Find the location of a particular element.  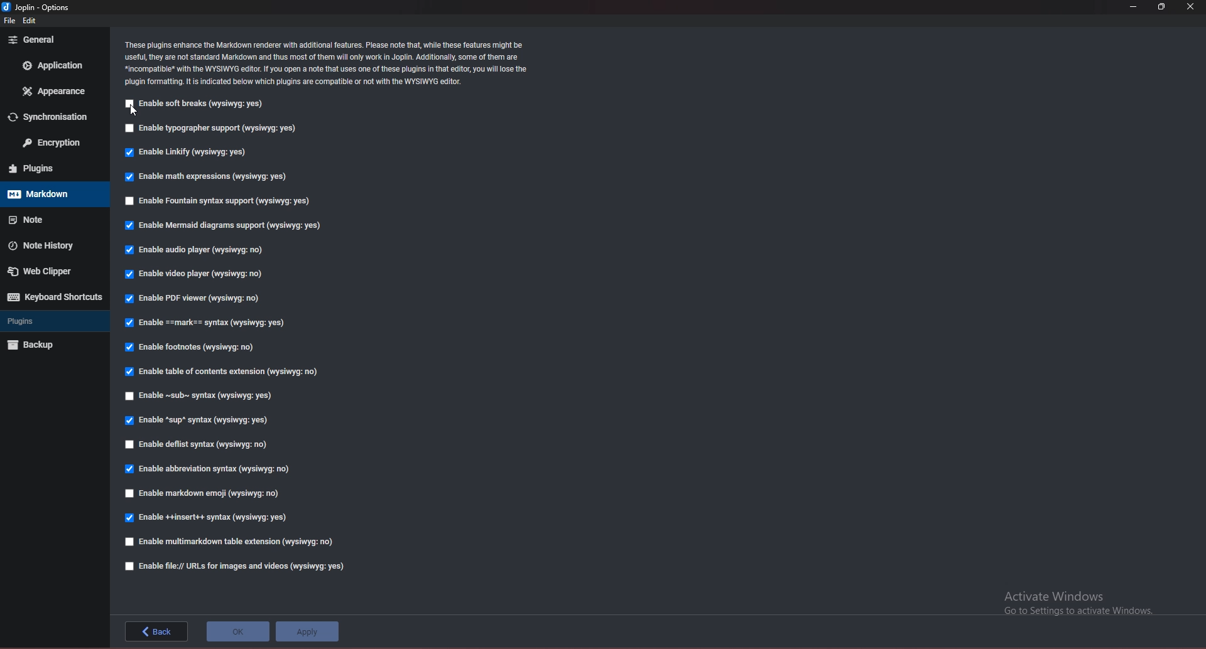

enable file url for images and videos is located at coordinates (237, 566).